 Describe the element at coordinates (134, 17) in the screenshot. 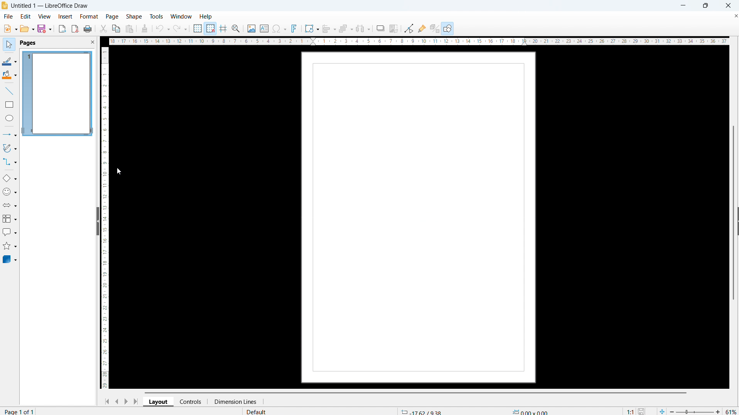

I see `shape` at that location.